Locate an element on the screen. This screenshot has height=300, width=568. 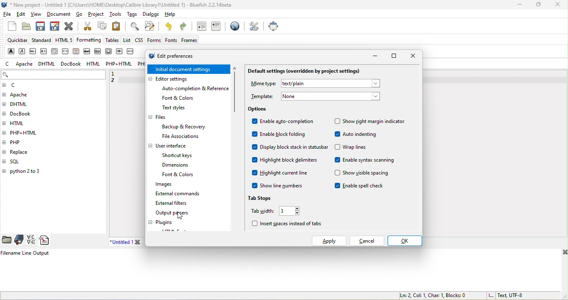
show visible spacing is located at coordinates (362, 173).